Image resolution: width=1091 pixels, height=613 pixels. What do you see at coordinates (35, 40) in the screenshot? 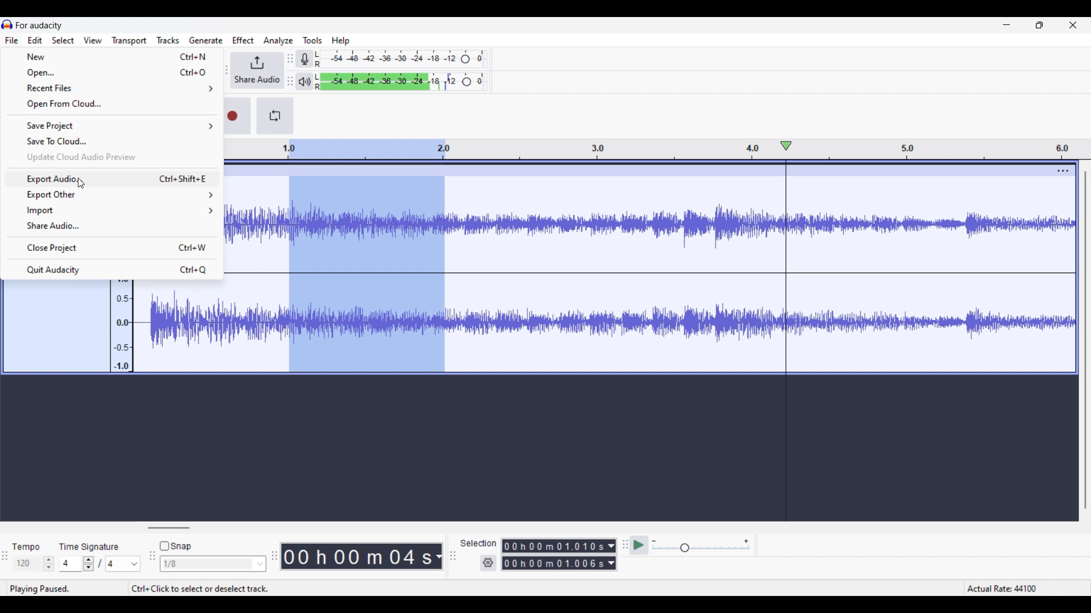
I see `Edit menu` at bounding box center [35, 40].